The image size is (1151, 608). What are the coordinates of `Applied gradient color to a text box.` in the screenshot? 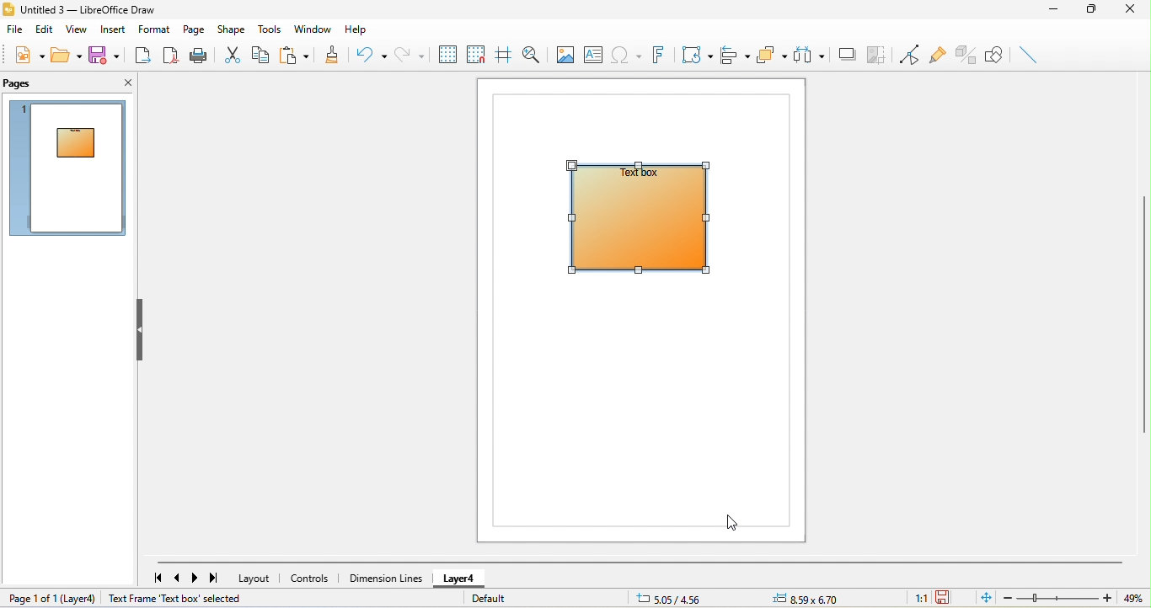 It's located at (650, 220).